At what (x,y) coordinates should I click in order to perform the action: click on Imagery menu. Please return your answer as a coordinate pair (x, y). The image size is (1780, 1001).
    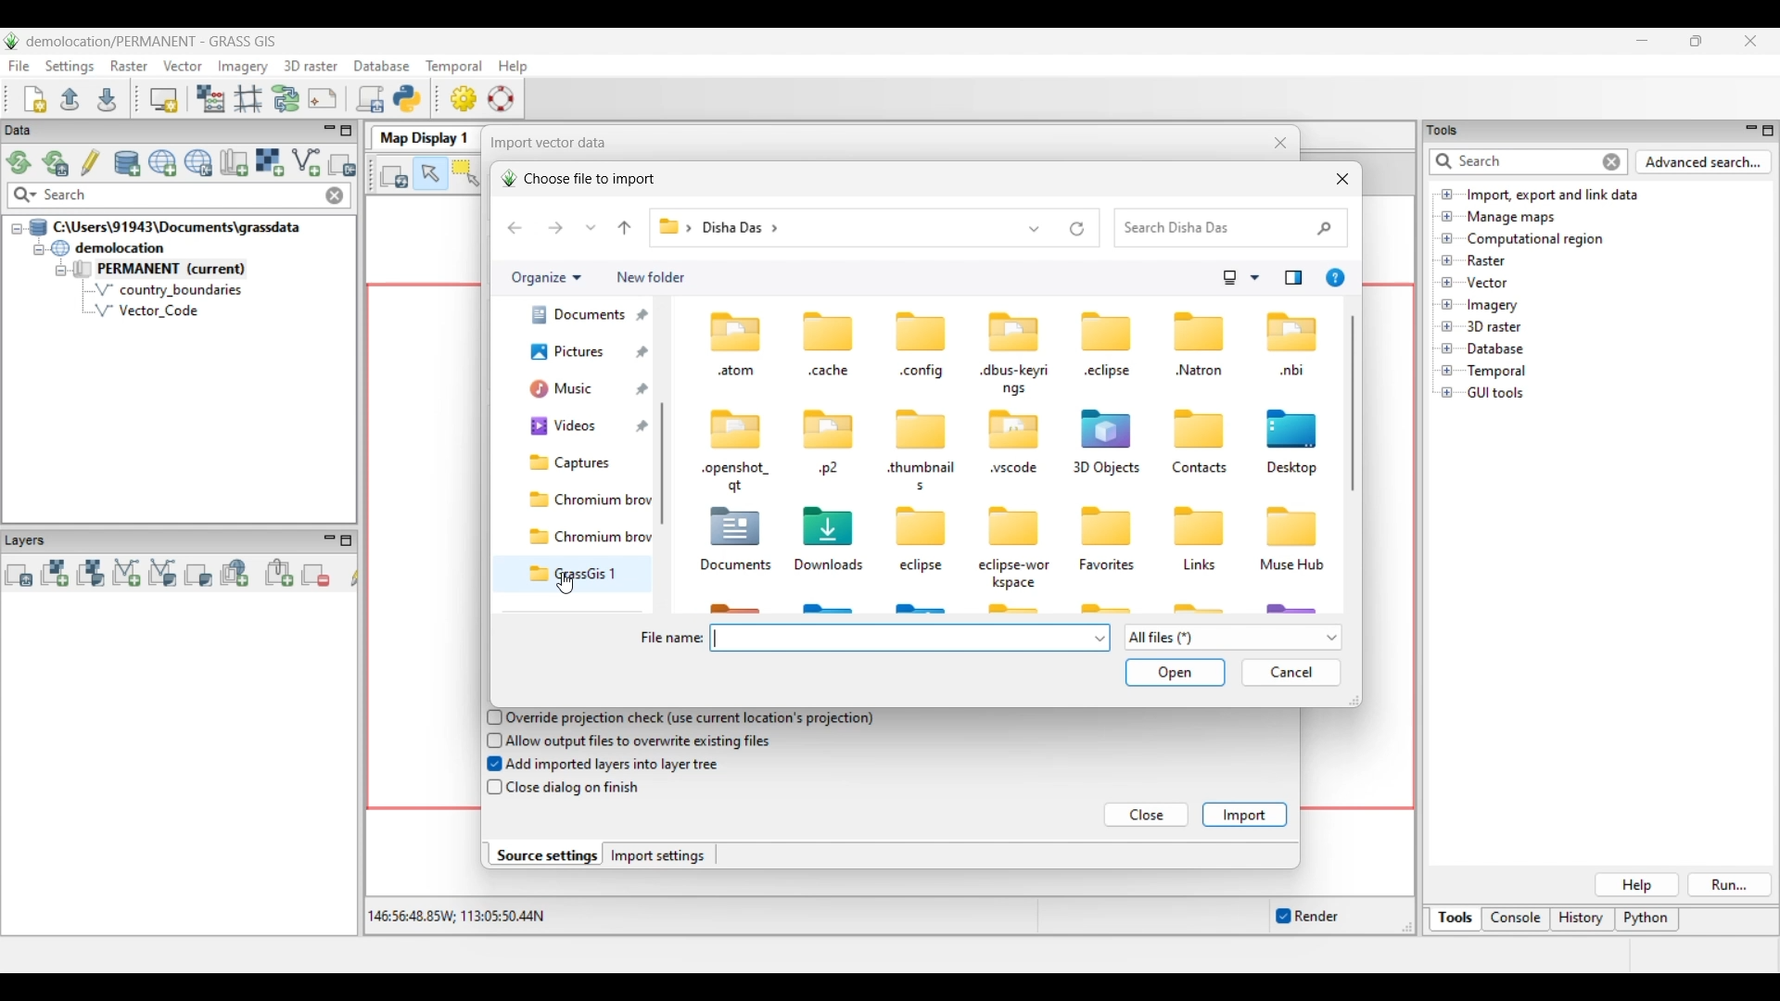
    Looking at the image, I should click on (244, 67).